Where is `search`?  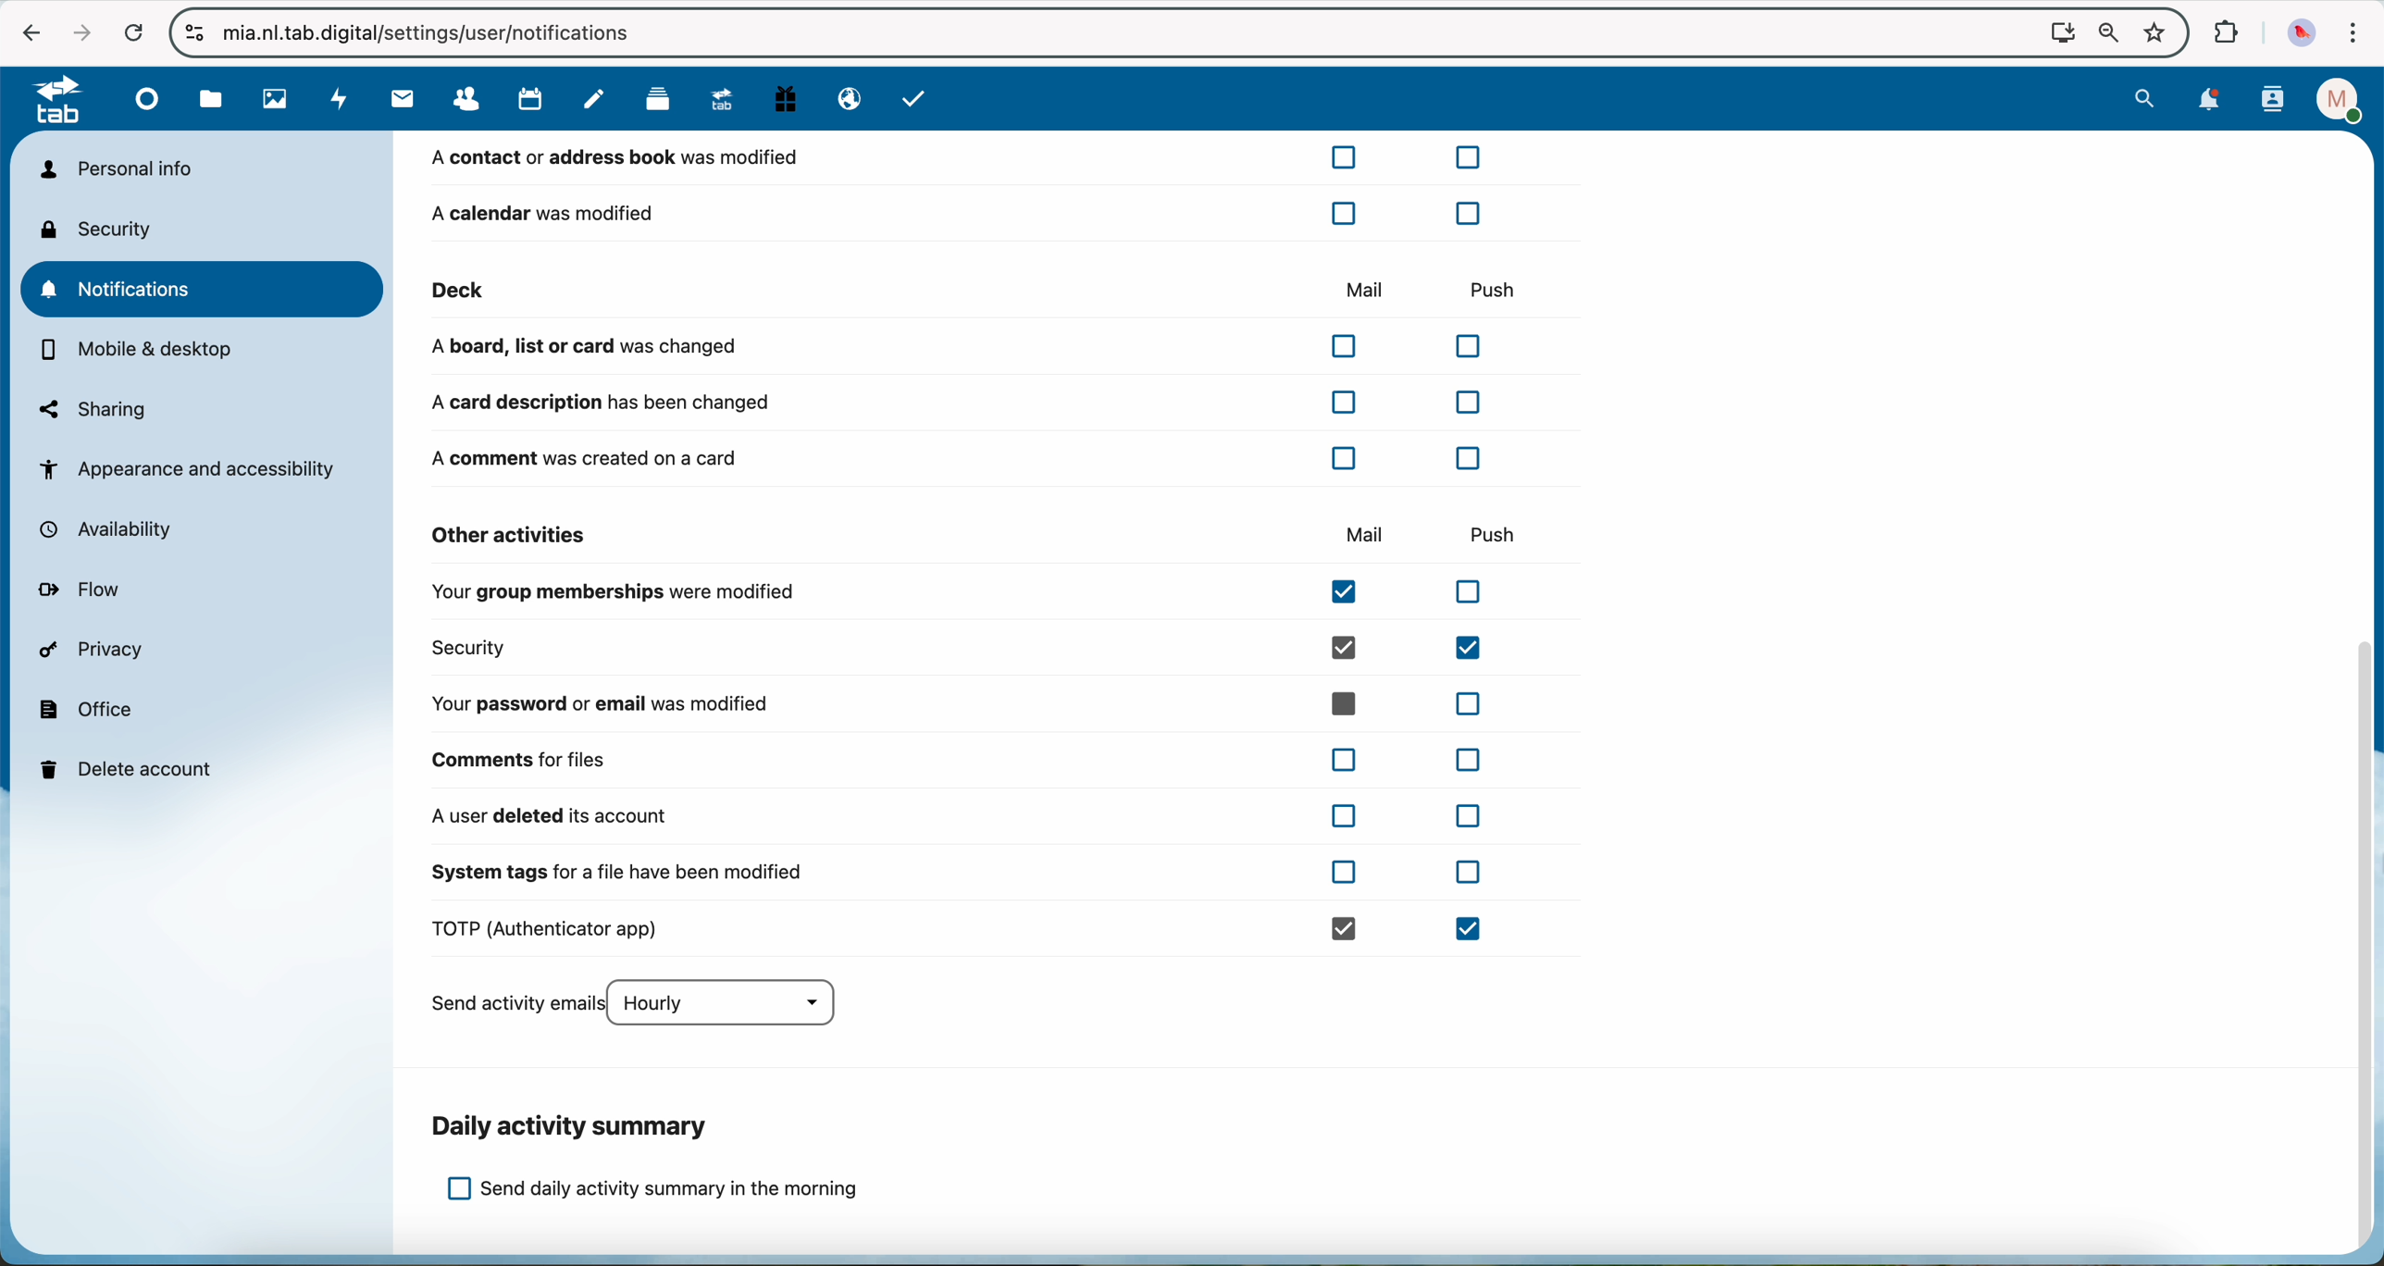
search is located at coordinates (2147, 98).